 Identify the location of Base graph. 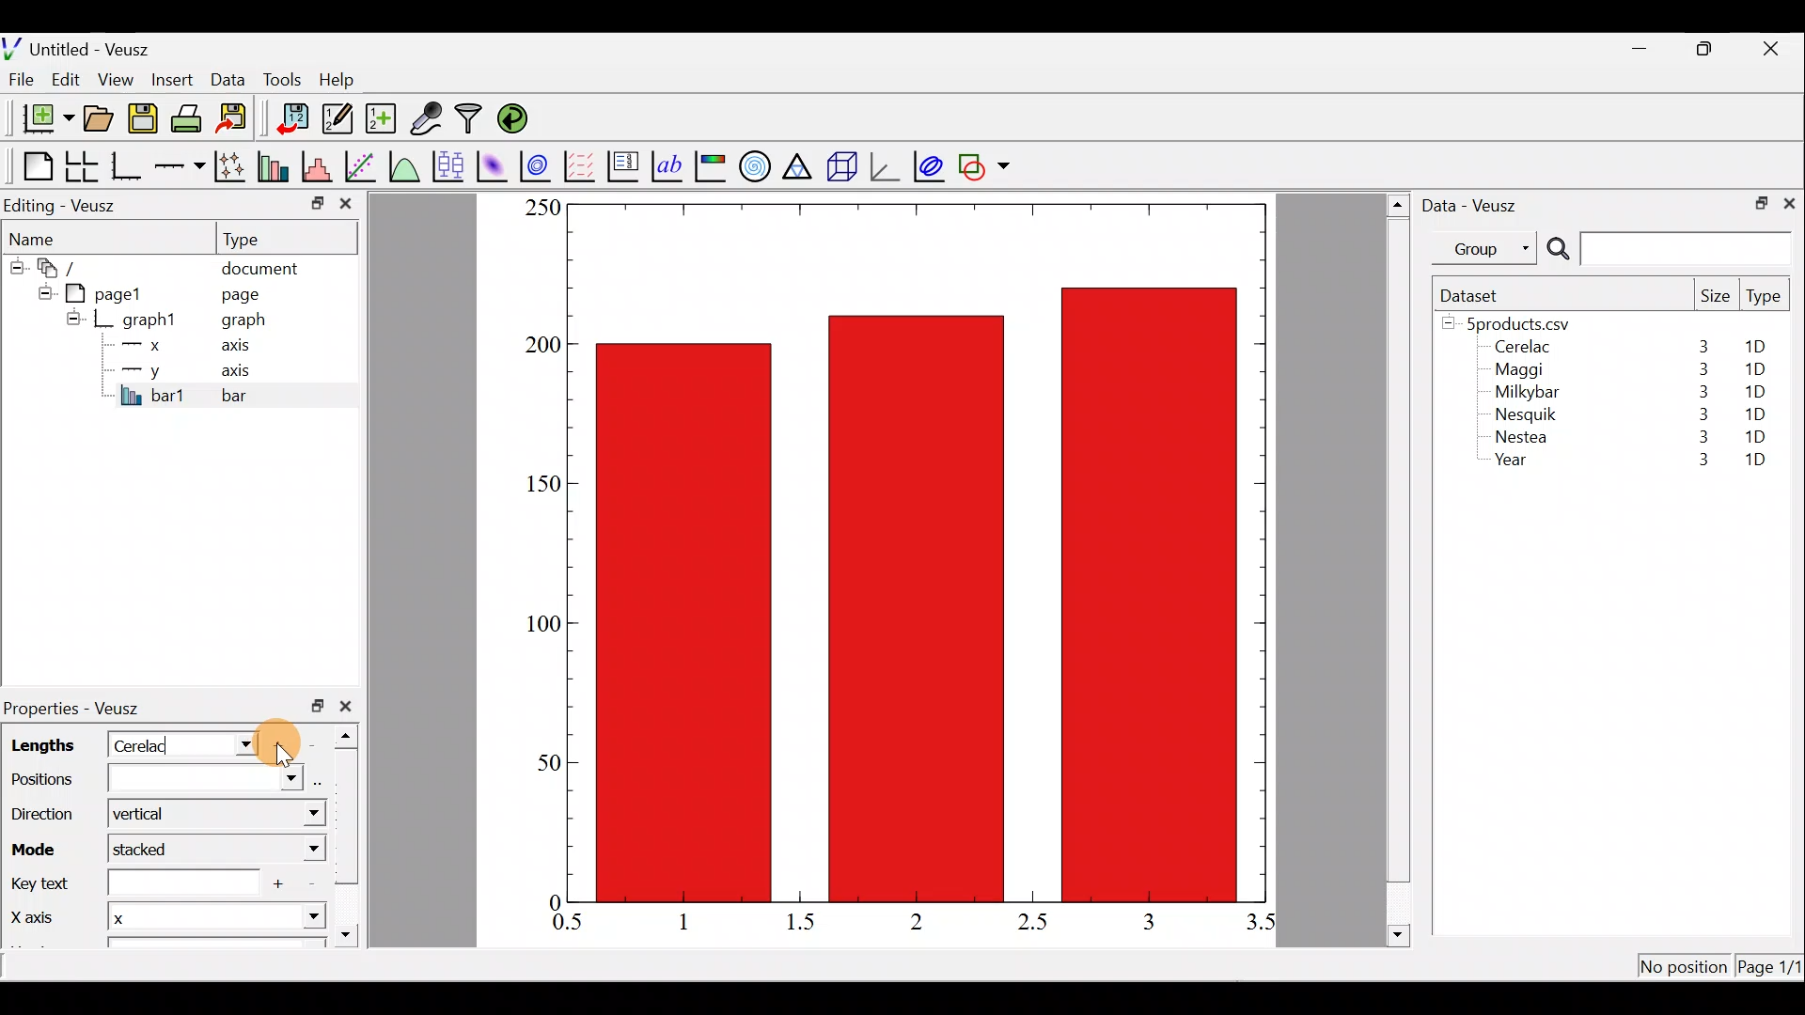
(128, 166).